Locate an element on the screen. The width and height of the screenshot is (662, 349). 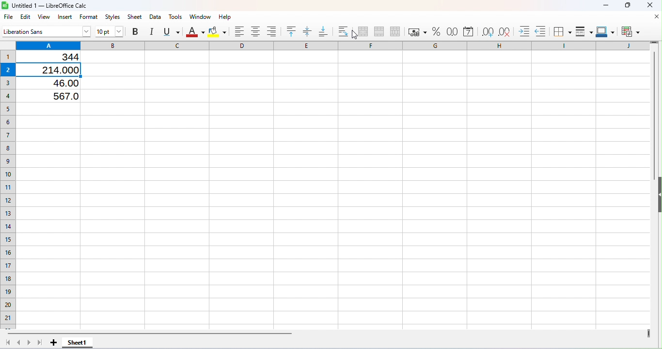
Font color is located at coordinates (196, 32).